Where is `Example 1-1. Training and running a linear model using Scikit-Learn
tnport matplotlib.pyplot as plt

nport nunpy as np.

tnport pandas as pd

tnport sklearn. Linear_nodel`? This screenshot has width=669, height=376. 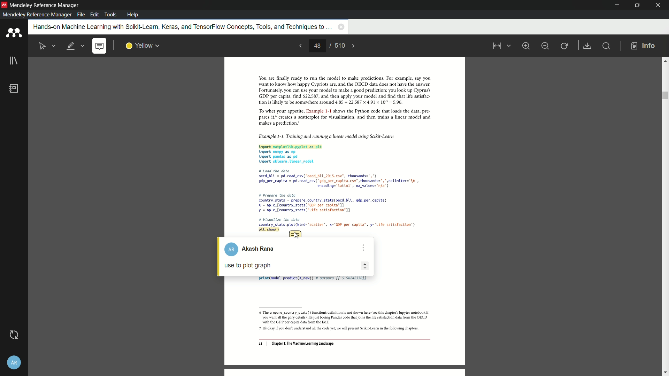
Example 1-1. Training and running a linear model using Scikit-Learn
tnport matplotlib.pyplot as plt

nport nunpy as np.

tnport pandas as pd

tnport sklearn. Linear_nodel is located at coordinates (340, 148).